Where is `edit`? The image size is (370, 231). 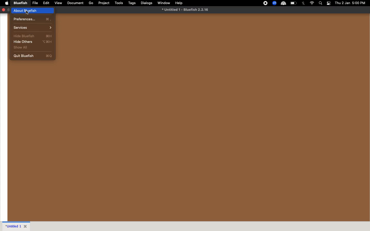 edit is located at coordinates (47, 3).